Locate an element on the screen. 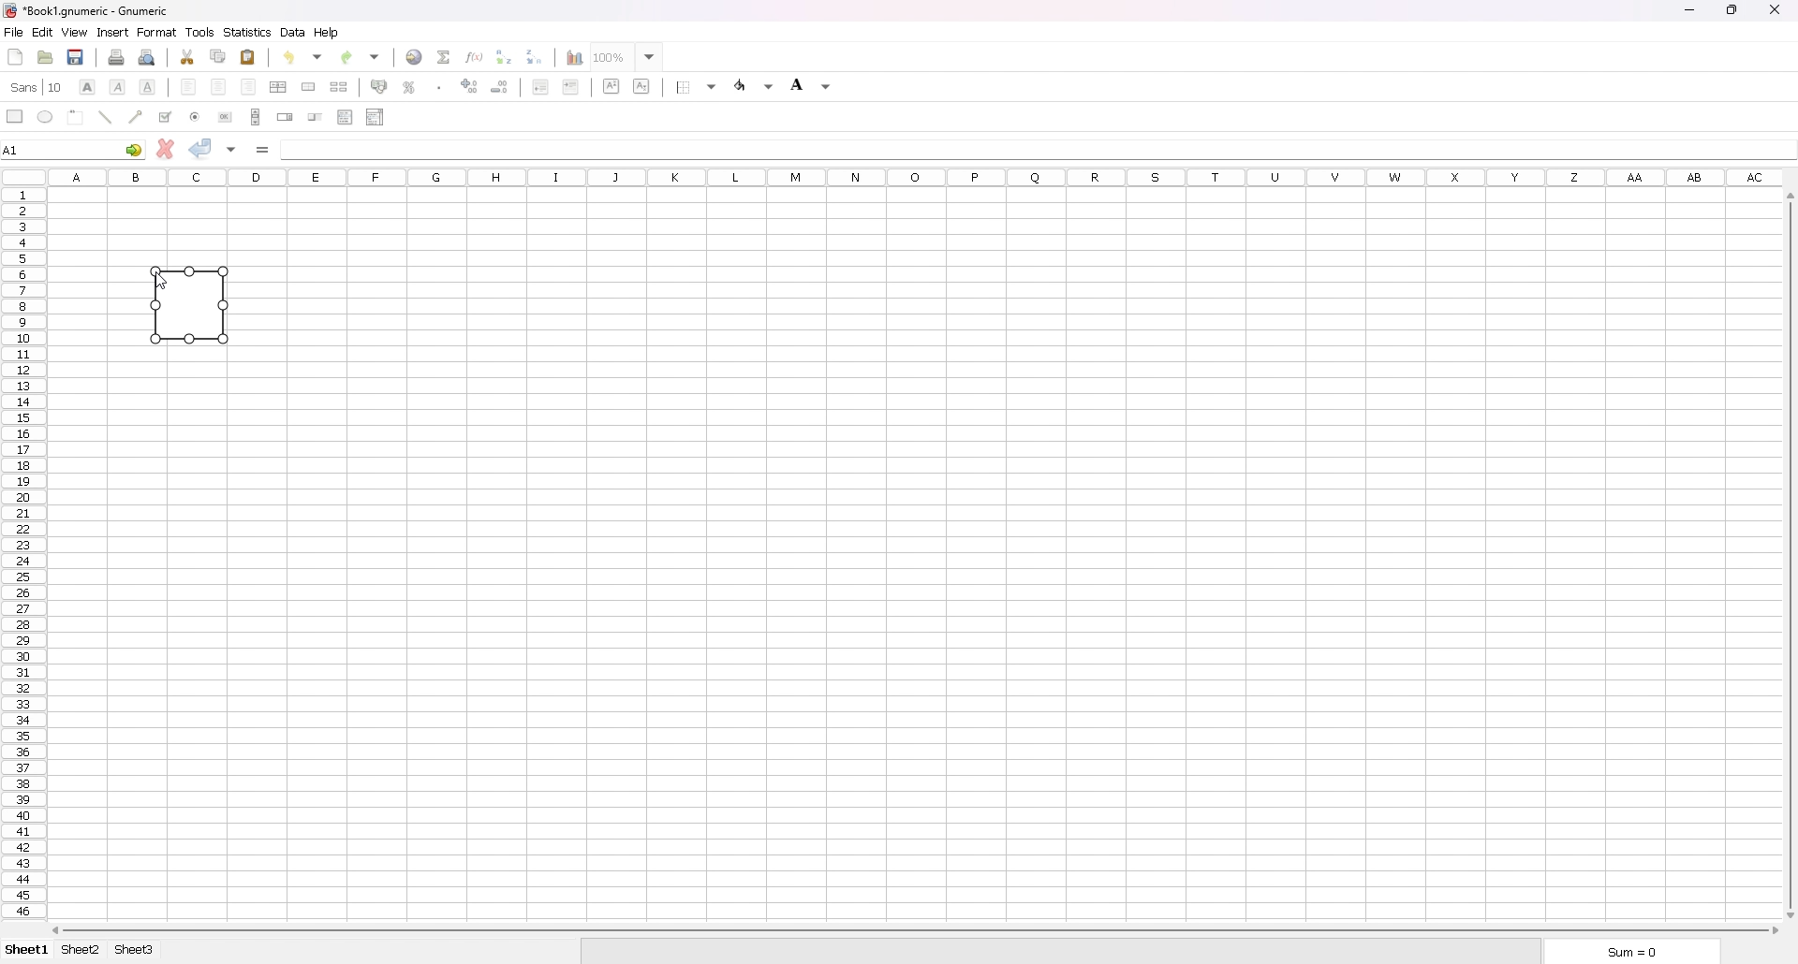 The width and height of the screenshot is (1798, 964). accept changes is located at coordinates (201, 149).